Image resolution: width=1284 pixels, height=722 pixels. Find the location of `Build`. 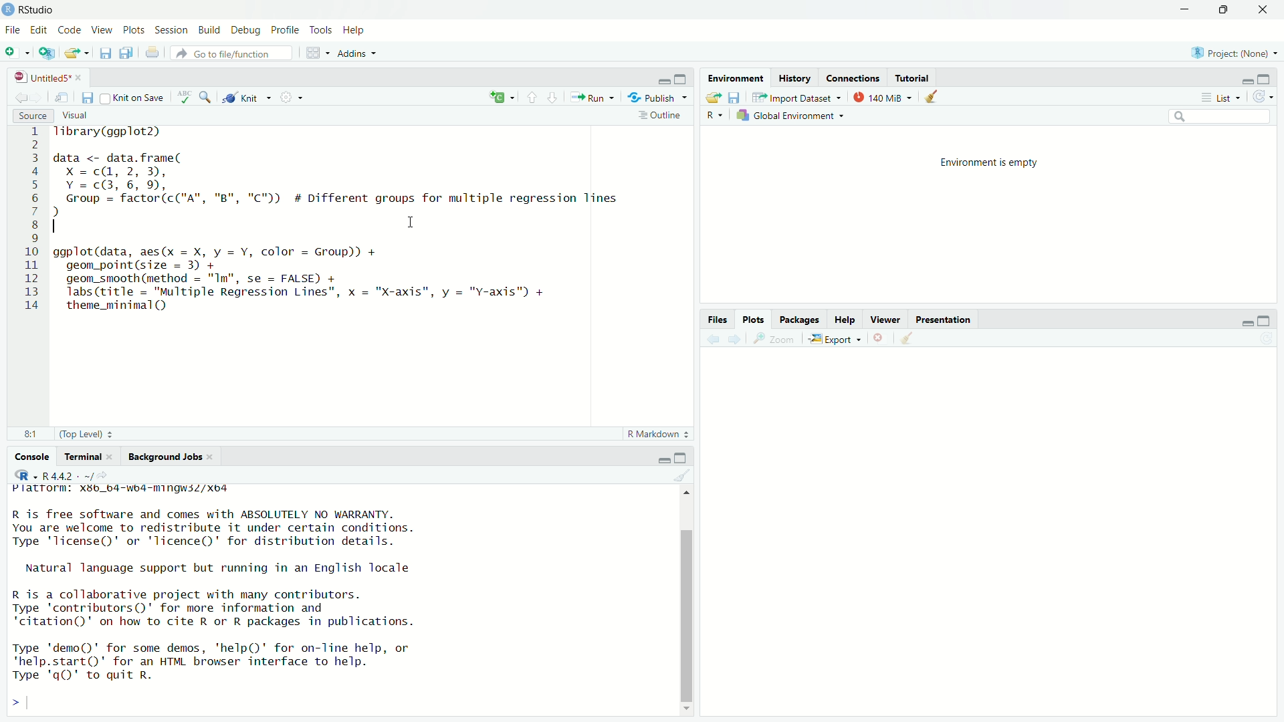

Build is located at coordinates (209, 30).